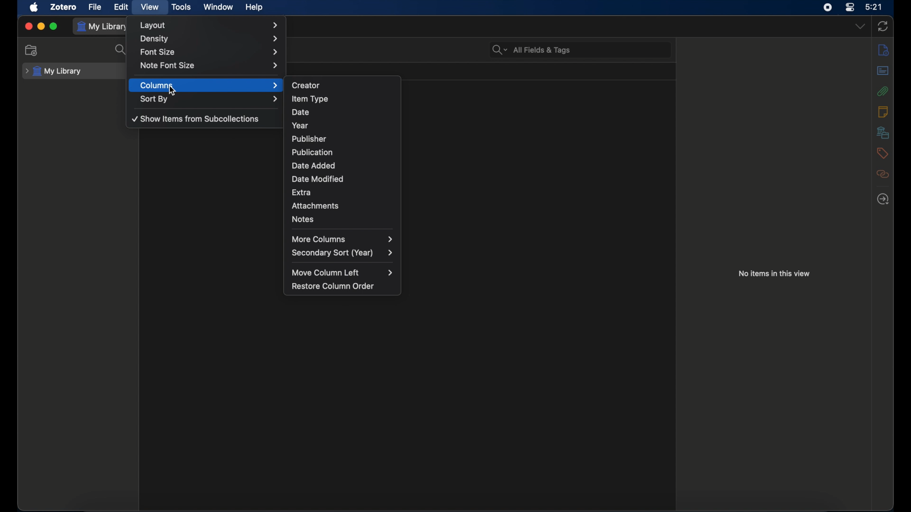 The width and height of the screenshot is (911, 512). What do you see at coordinates (54, 26) in the screenshot?
I see `maximize` at bounding box center [54, 26].